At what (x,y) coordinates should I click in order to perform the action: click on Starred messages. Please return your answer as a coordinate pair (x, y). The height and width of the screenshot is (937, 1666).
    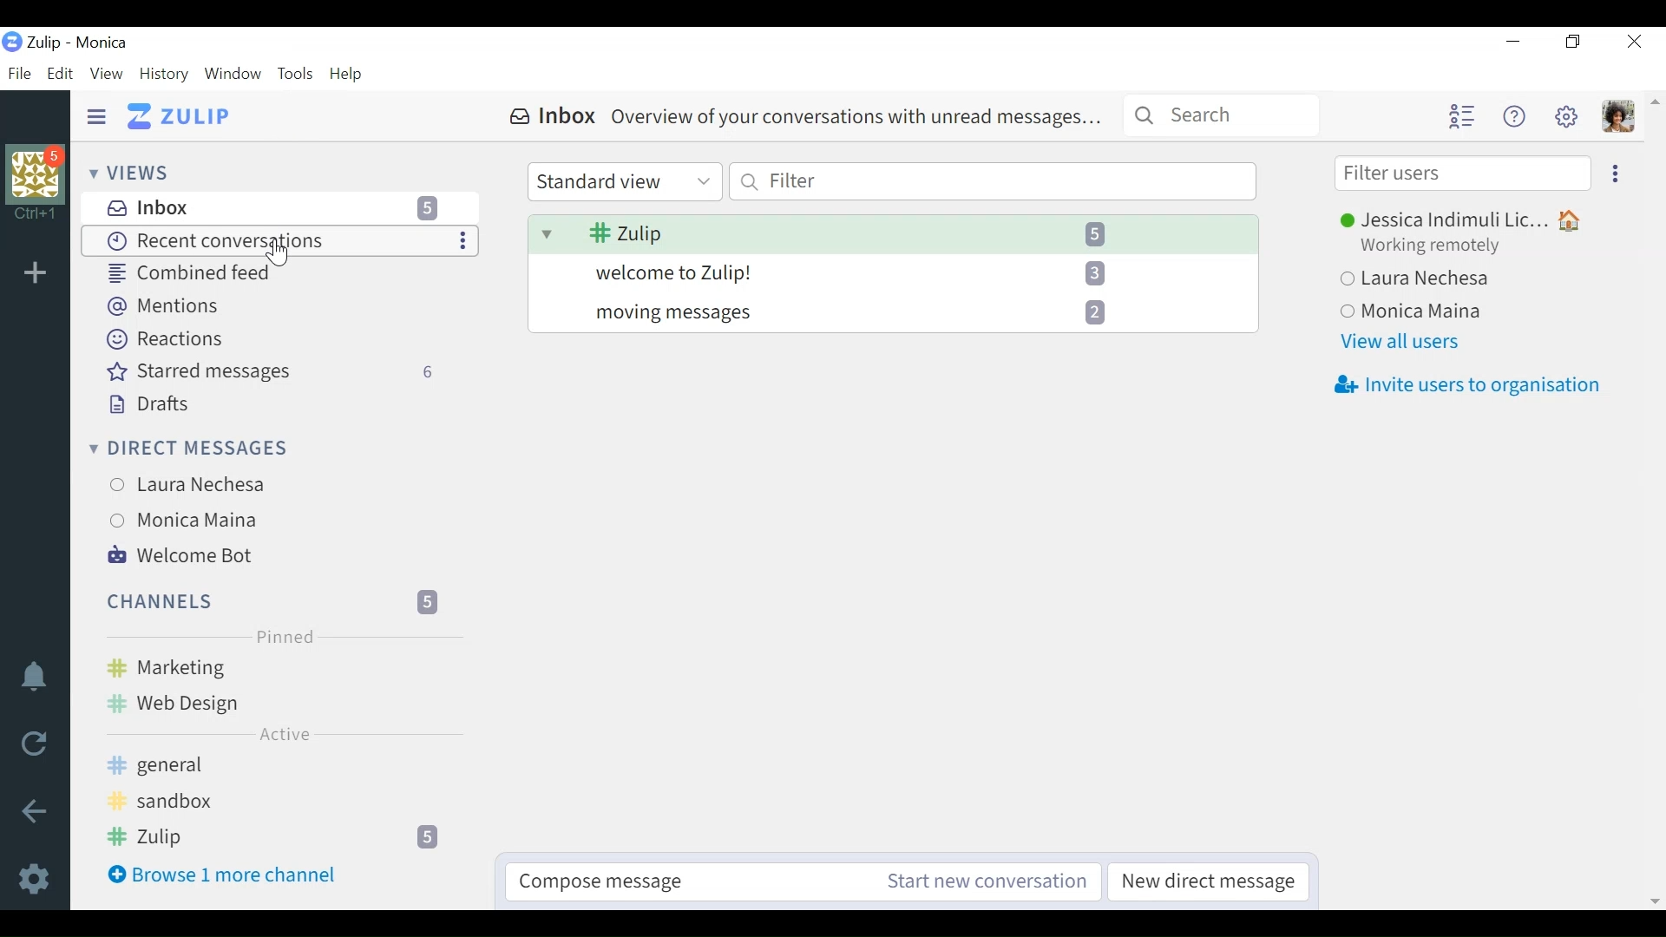
    Looking at the image, I should click on (272, 372).